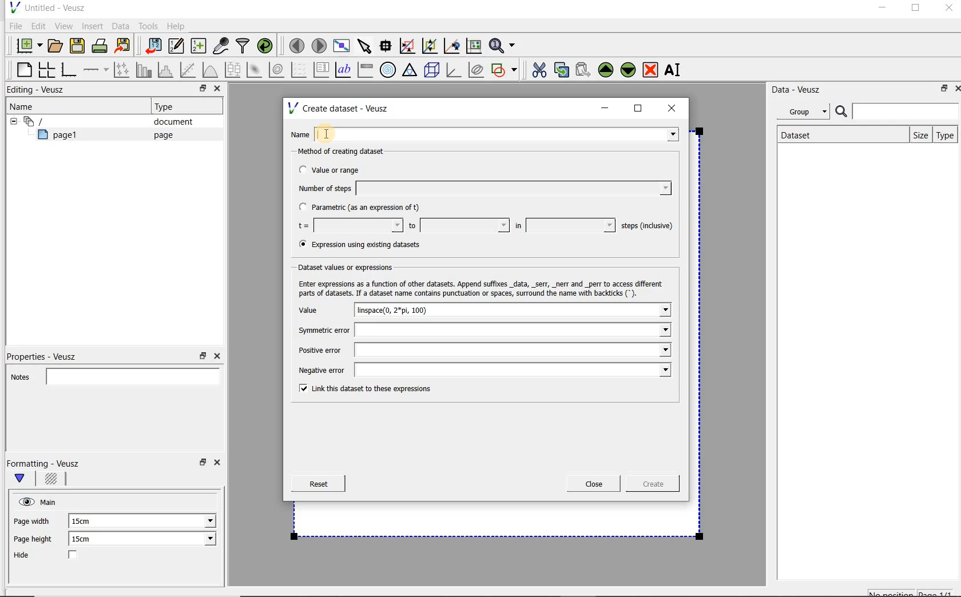  I want to click on Move the selected widget up, so click(606, 70).